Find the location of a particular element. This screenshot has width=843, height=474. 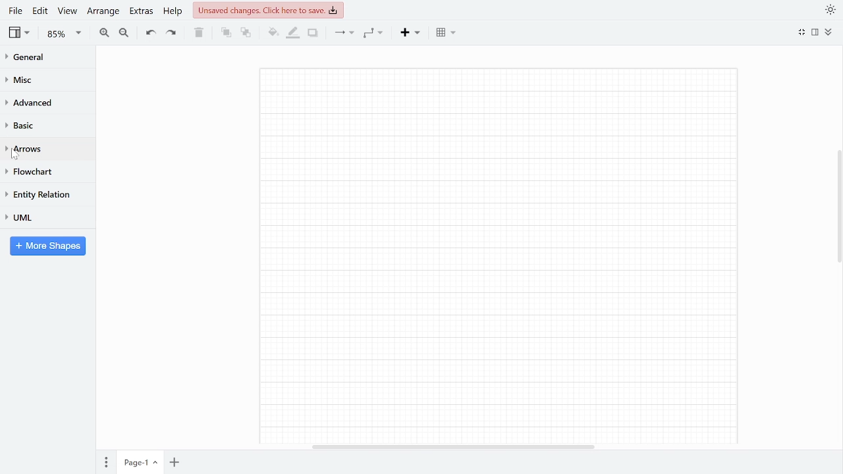

Pages is located at coordinates (106, 461).